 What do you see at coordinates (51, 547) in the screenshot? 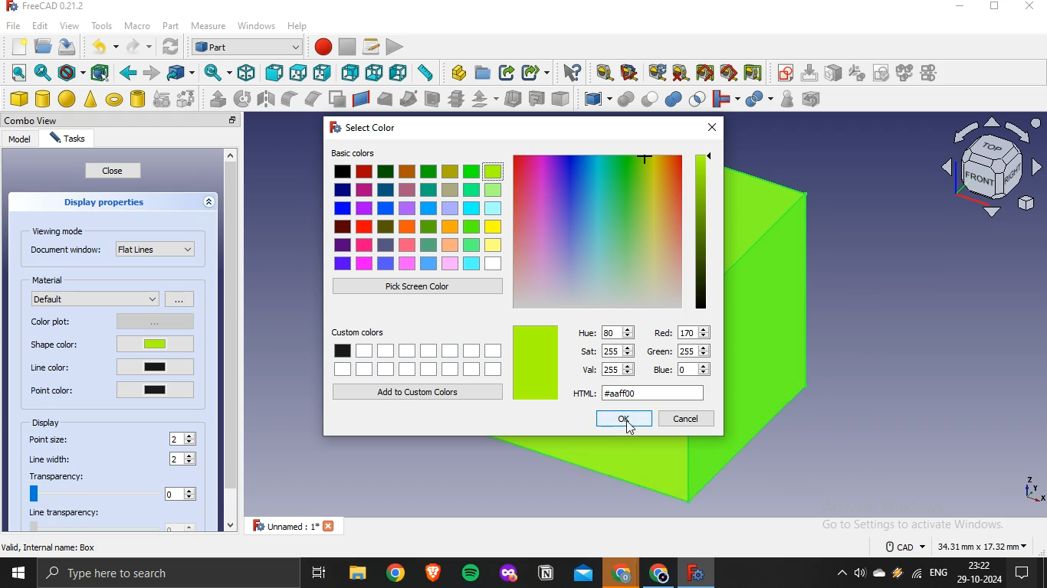
I see `text` at bounding box center [51, 547].